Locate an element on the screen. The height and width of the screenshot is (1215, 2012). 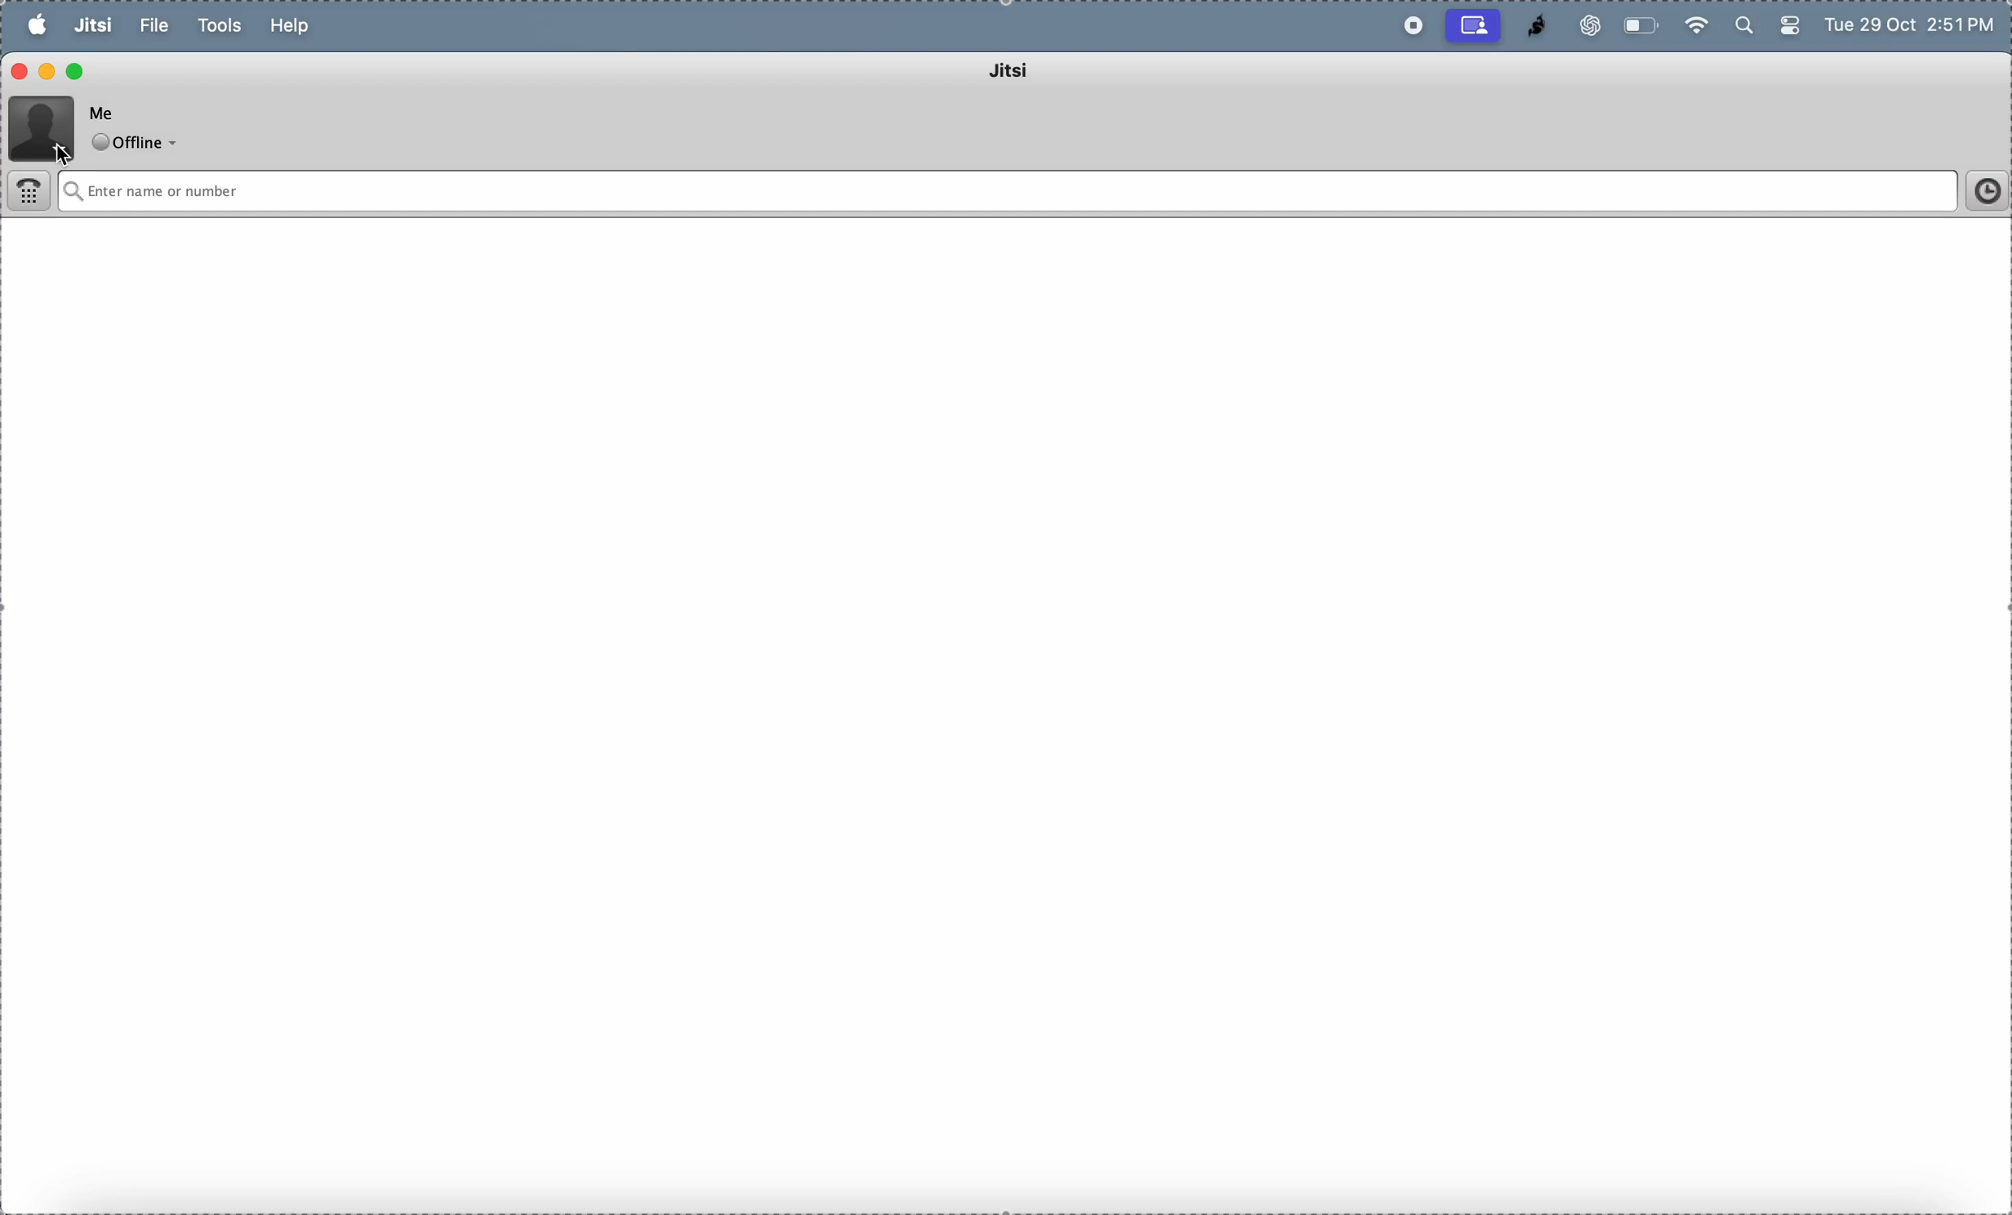
jitsi menu is located at coordinates (93, 27).